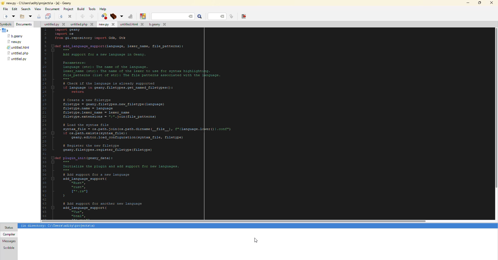  I want to click on search, so click(26, 9).